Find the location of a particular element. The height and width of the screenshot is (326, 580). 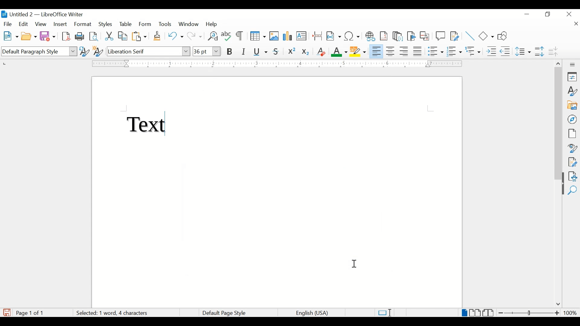

clear direct formatting is located at coordinates (321, 52).